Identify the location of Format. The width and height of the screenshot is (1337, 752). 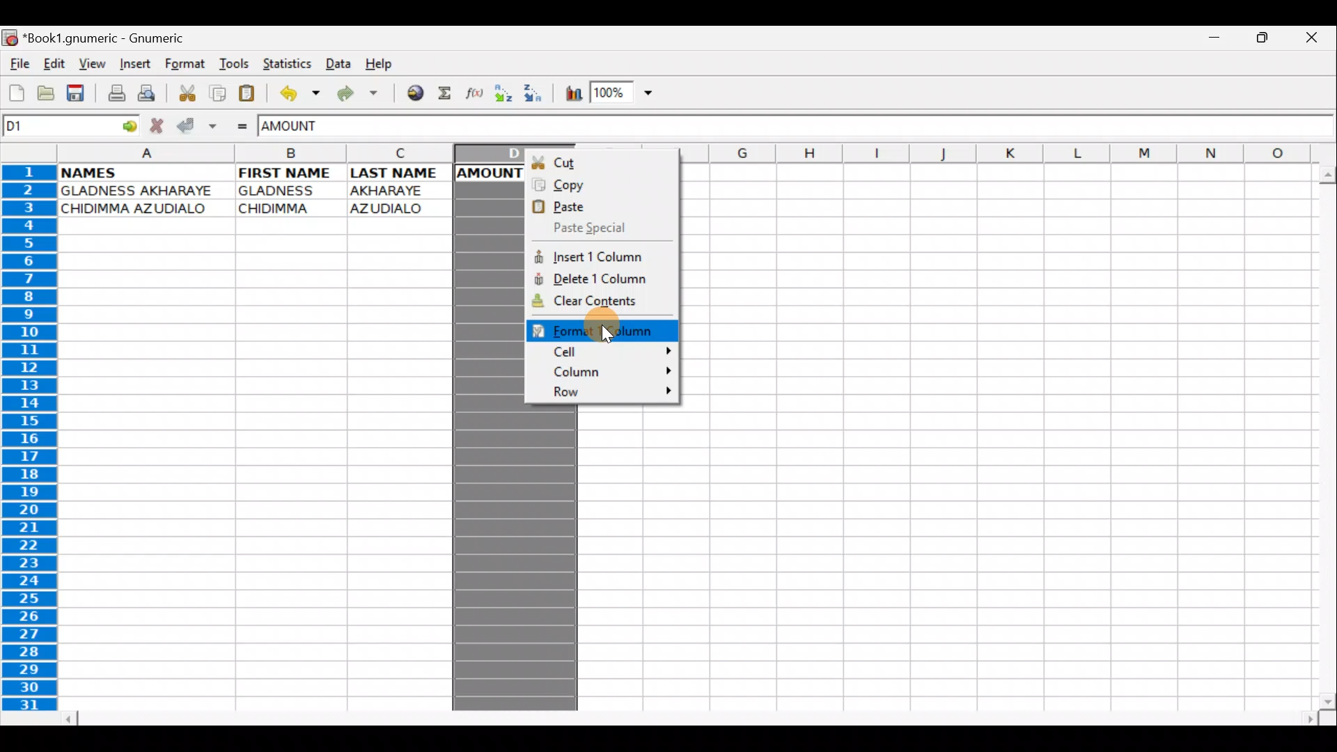
(185, 66).